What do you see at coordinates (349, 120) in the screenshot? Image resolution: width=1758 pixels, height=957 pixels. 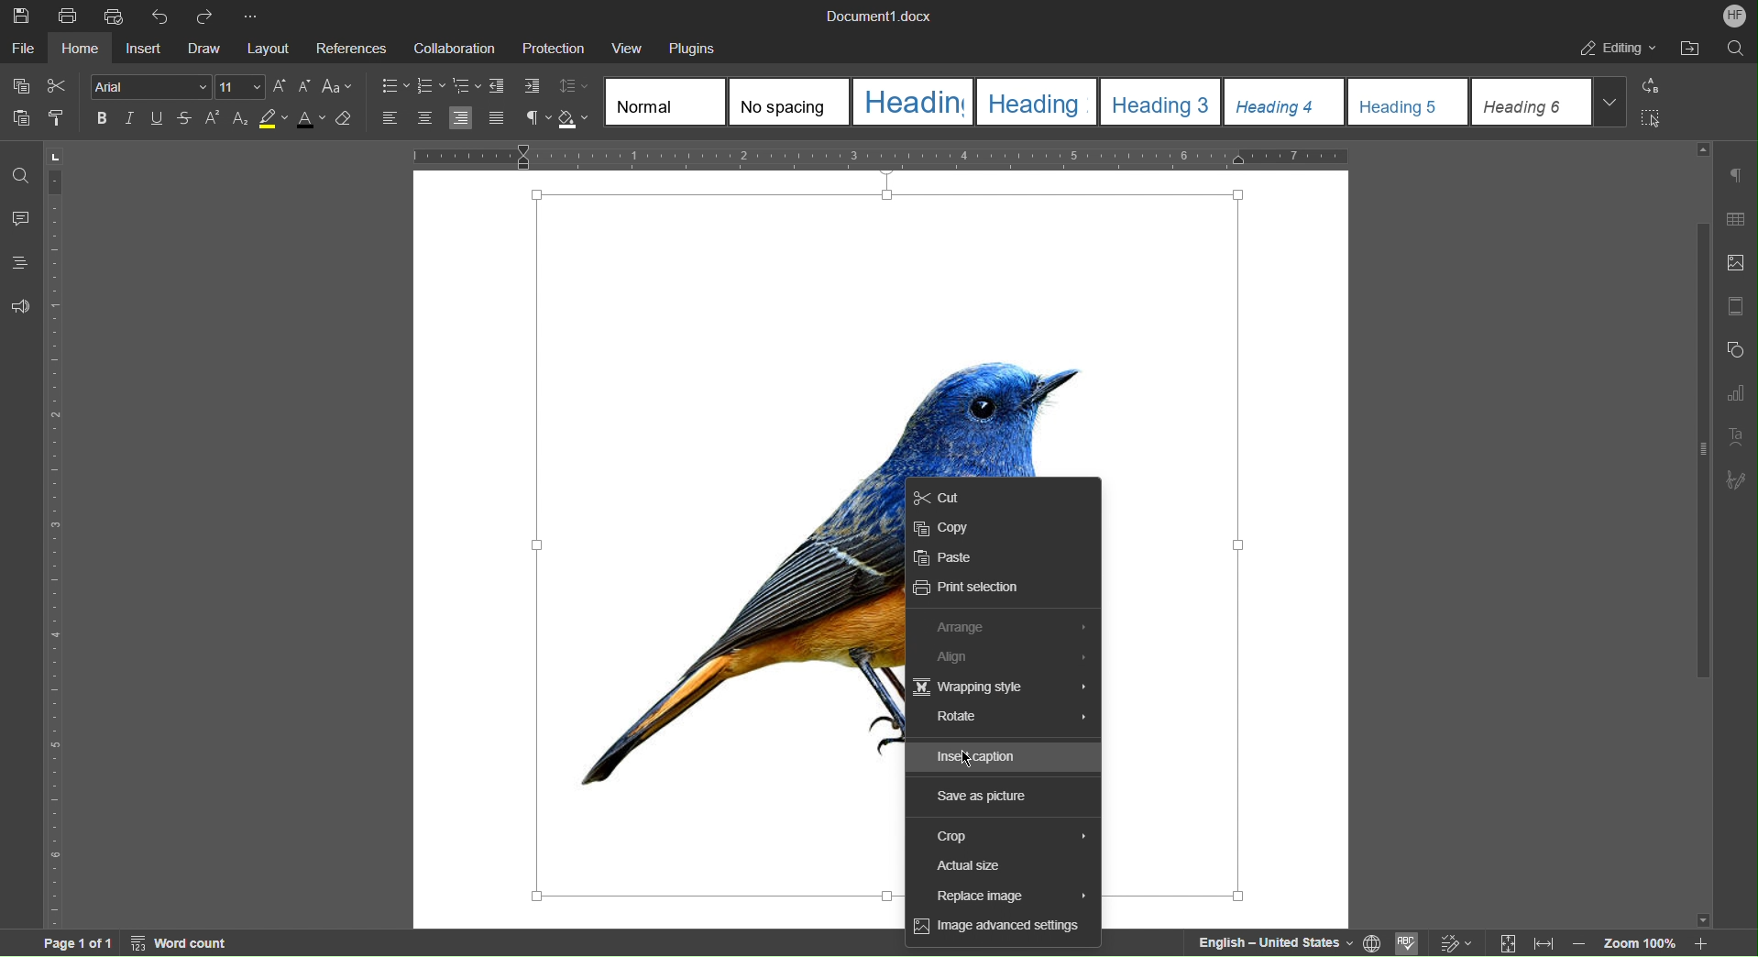 I see `Erase Style` at bounding box center [349, 120].